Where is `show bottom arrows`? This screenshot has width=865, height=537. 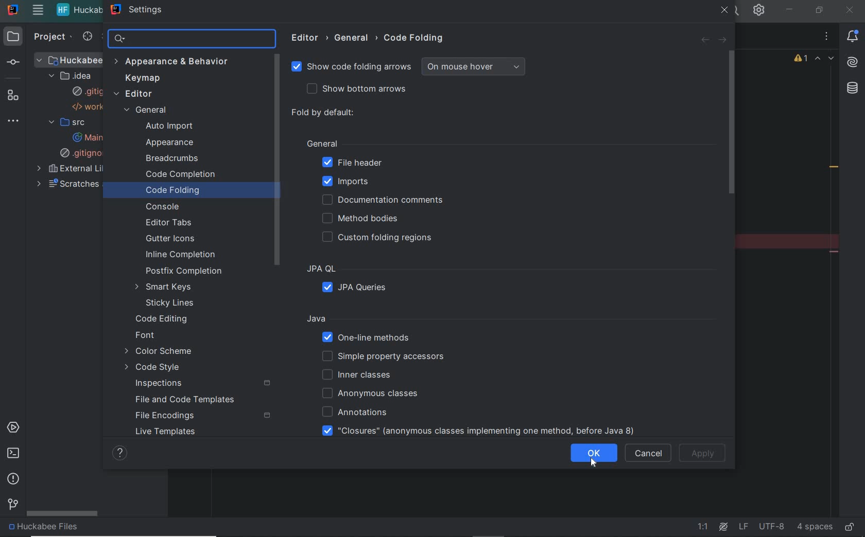 show bottom arrows is located at coordinates (353, 88).